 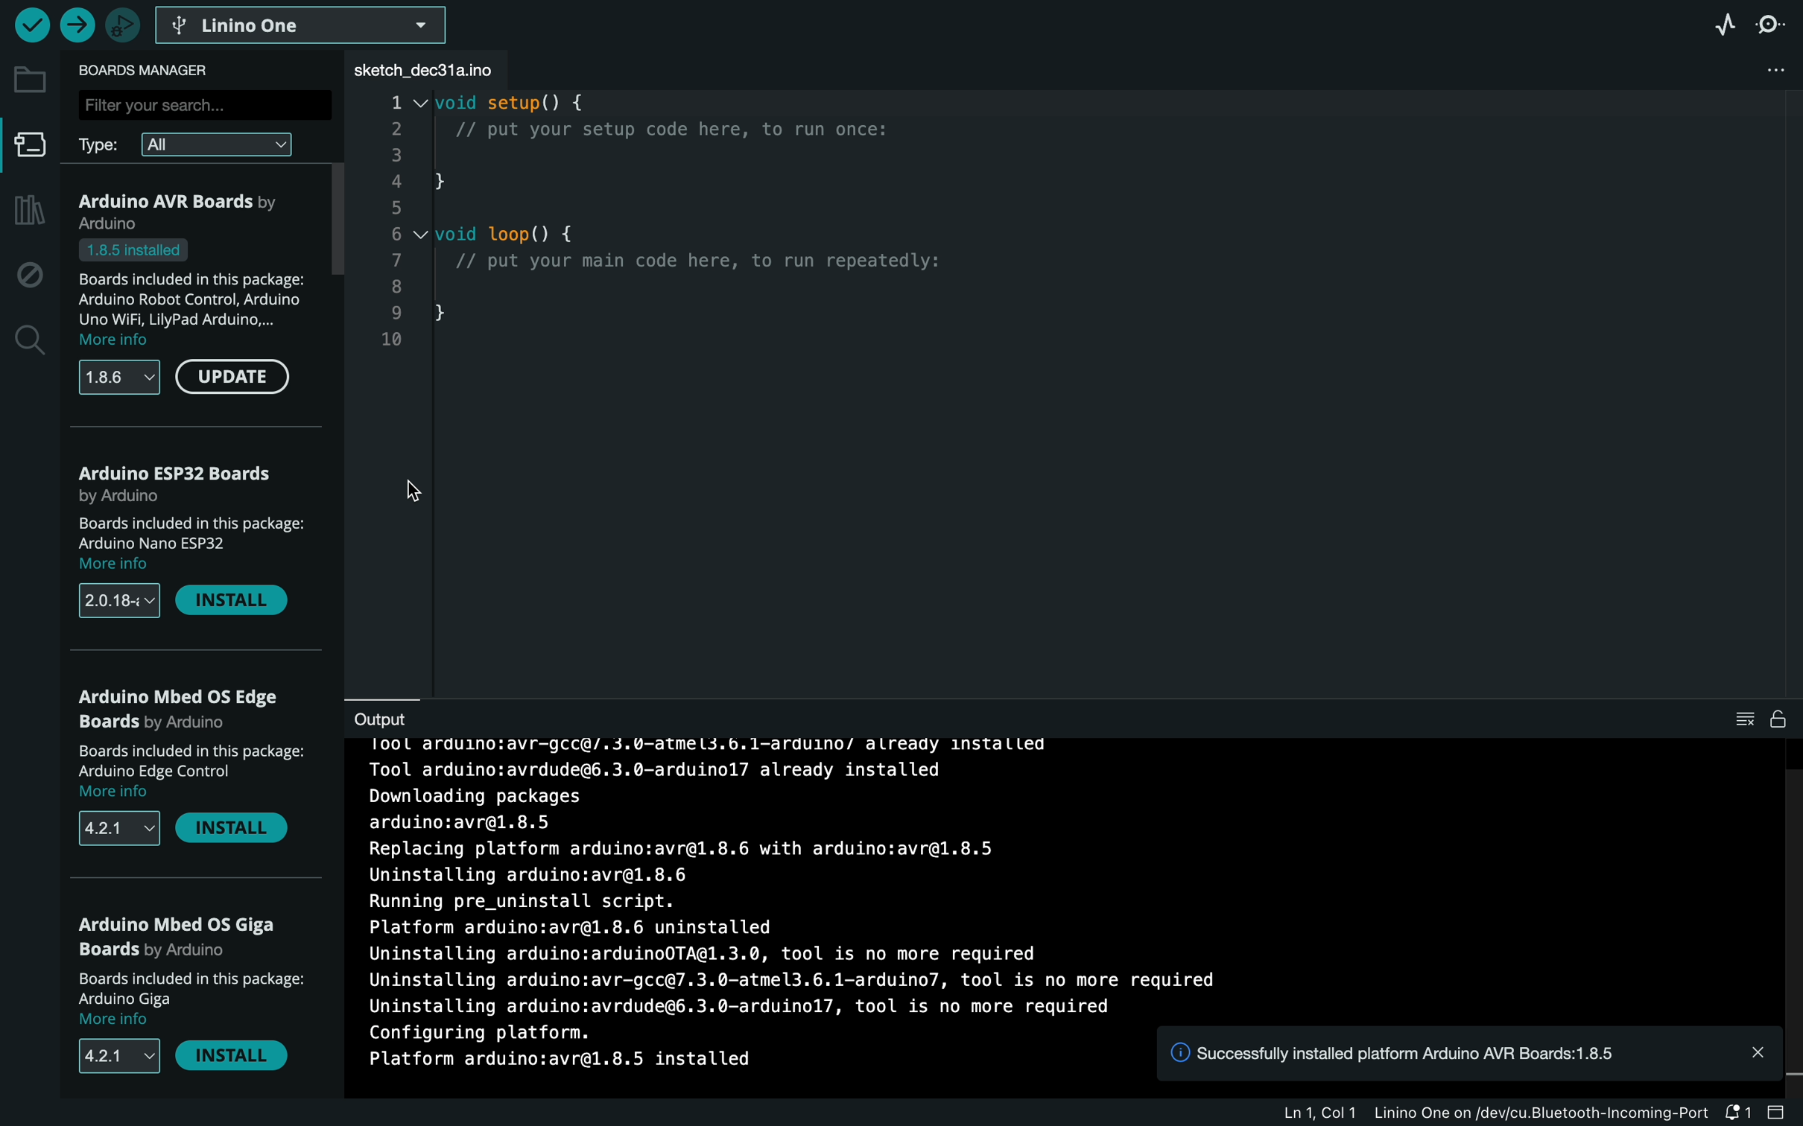 I want to click on library manager, so click(x=26, y=211).